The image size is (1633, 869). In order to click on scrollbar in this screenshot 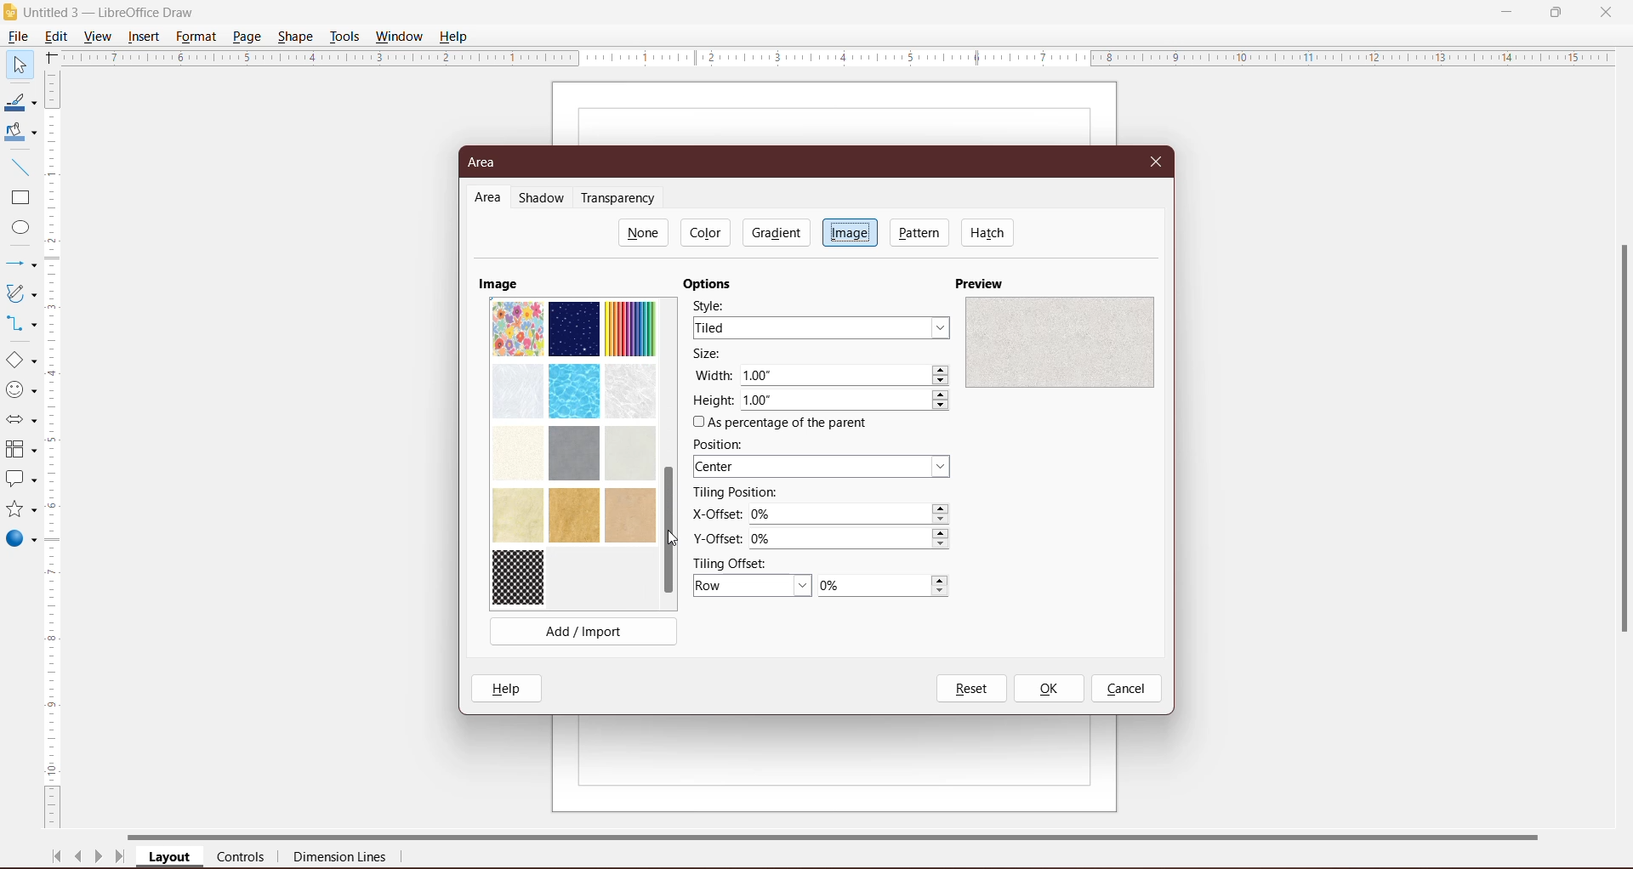, I will do `click(1619, 461)`.